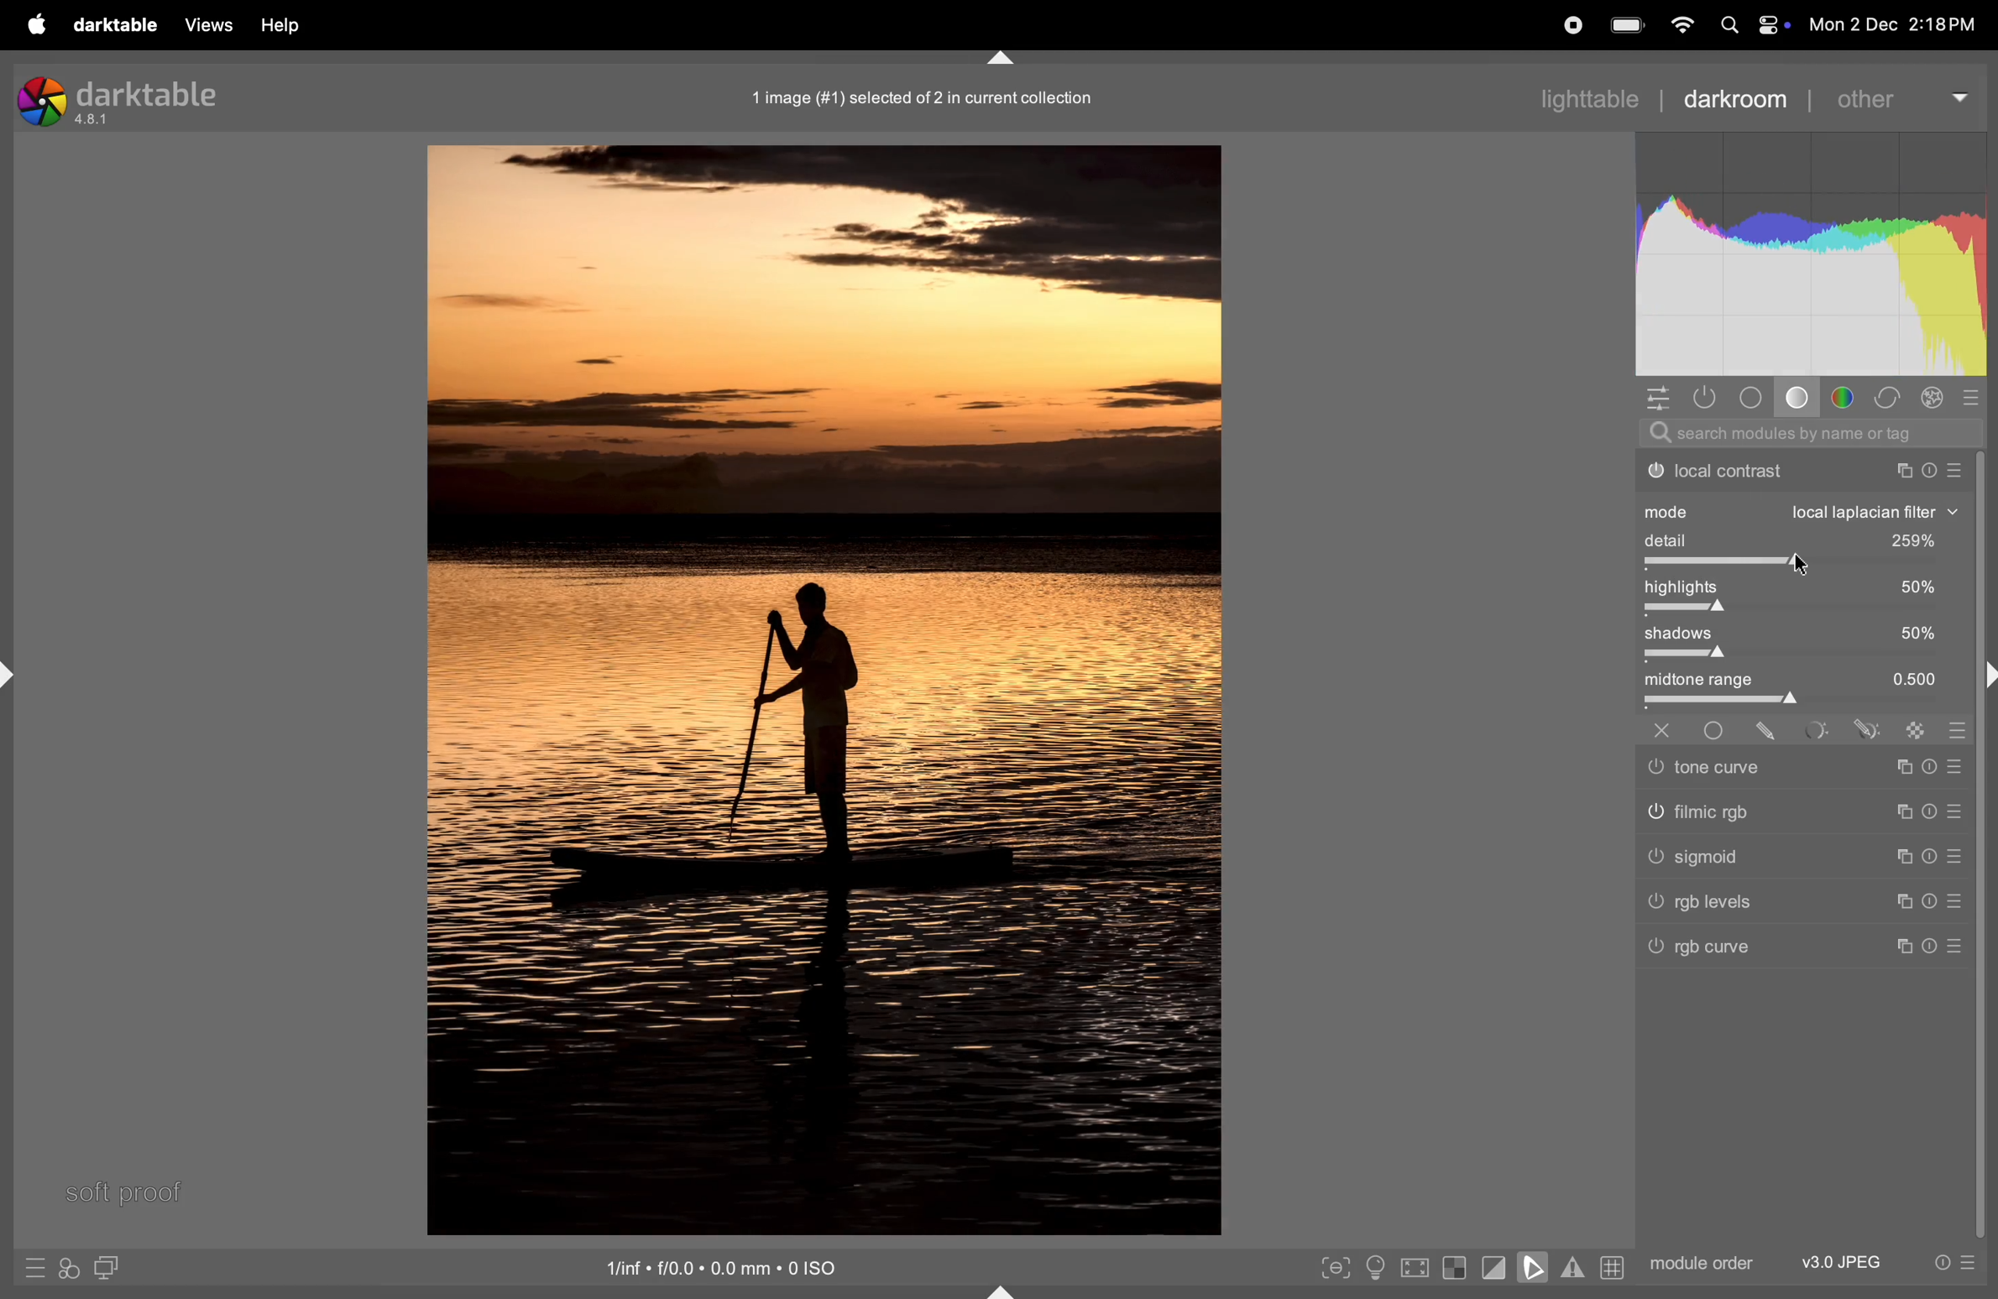 This screenshot has height=1299, width=1998. Describe the element at coordinates (115, 24) in the screenshot. I see `darktable` at that location.